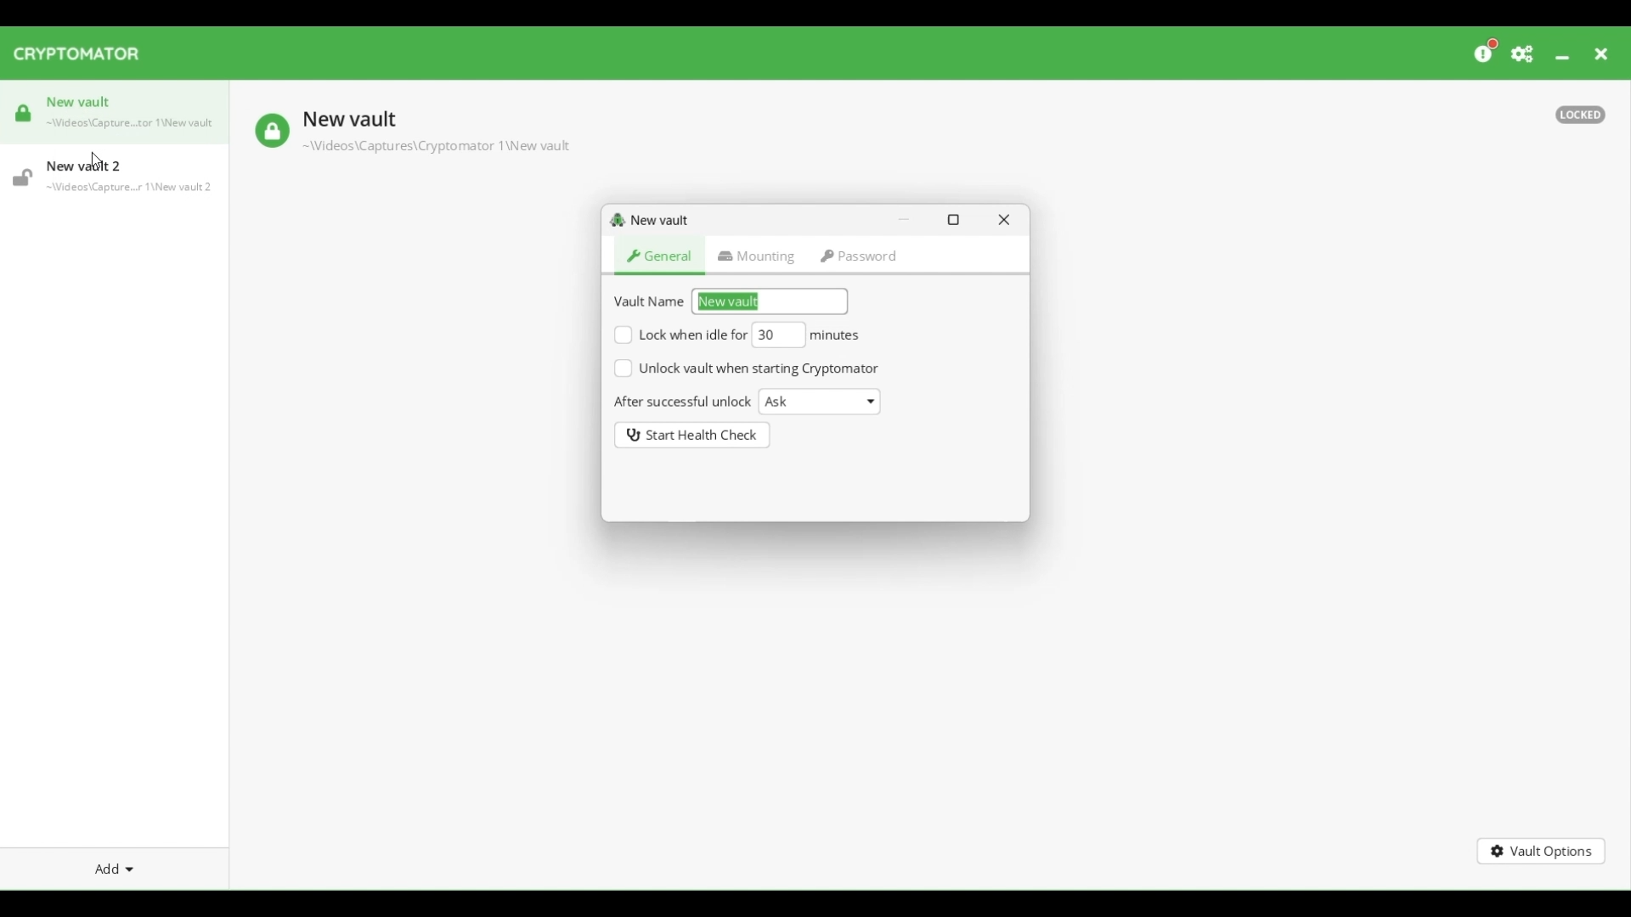  What do you see at coordinates (435, 147) in the screenshot?
I see `Location of selected vault` at bounding box center [435, 147].